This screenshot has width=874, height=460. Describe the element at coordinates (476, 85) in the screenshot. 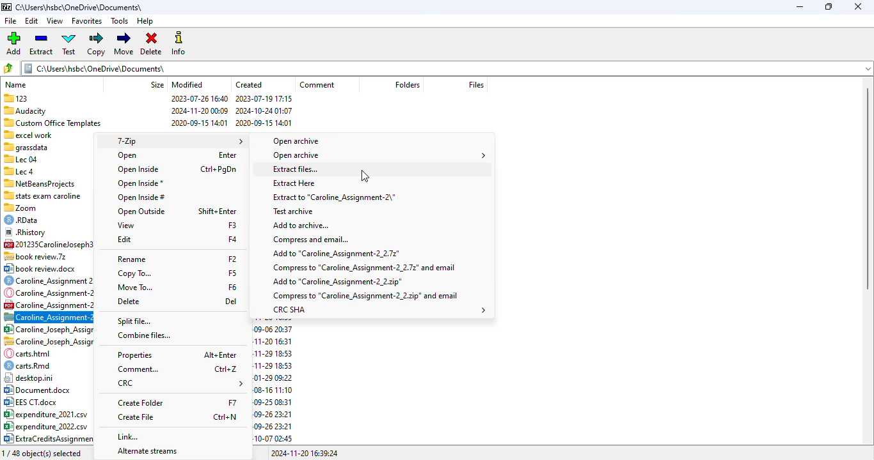

I see `files` at that location.